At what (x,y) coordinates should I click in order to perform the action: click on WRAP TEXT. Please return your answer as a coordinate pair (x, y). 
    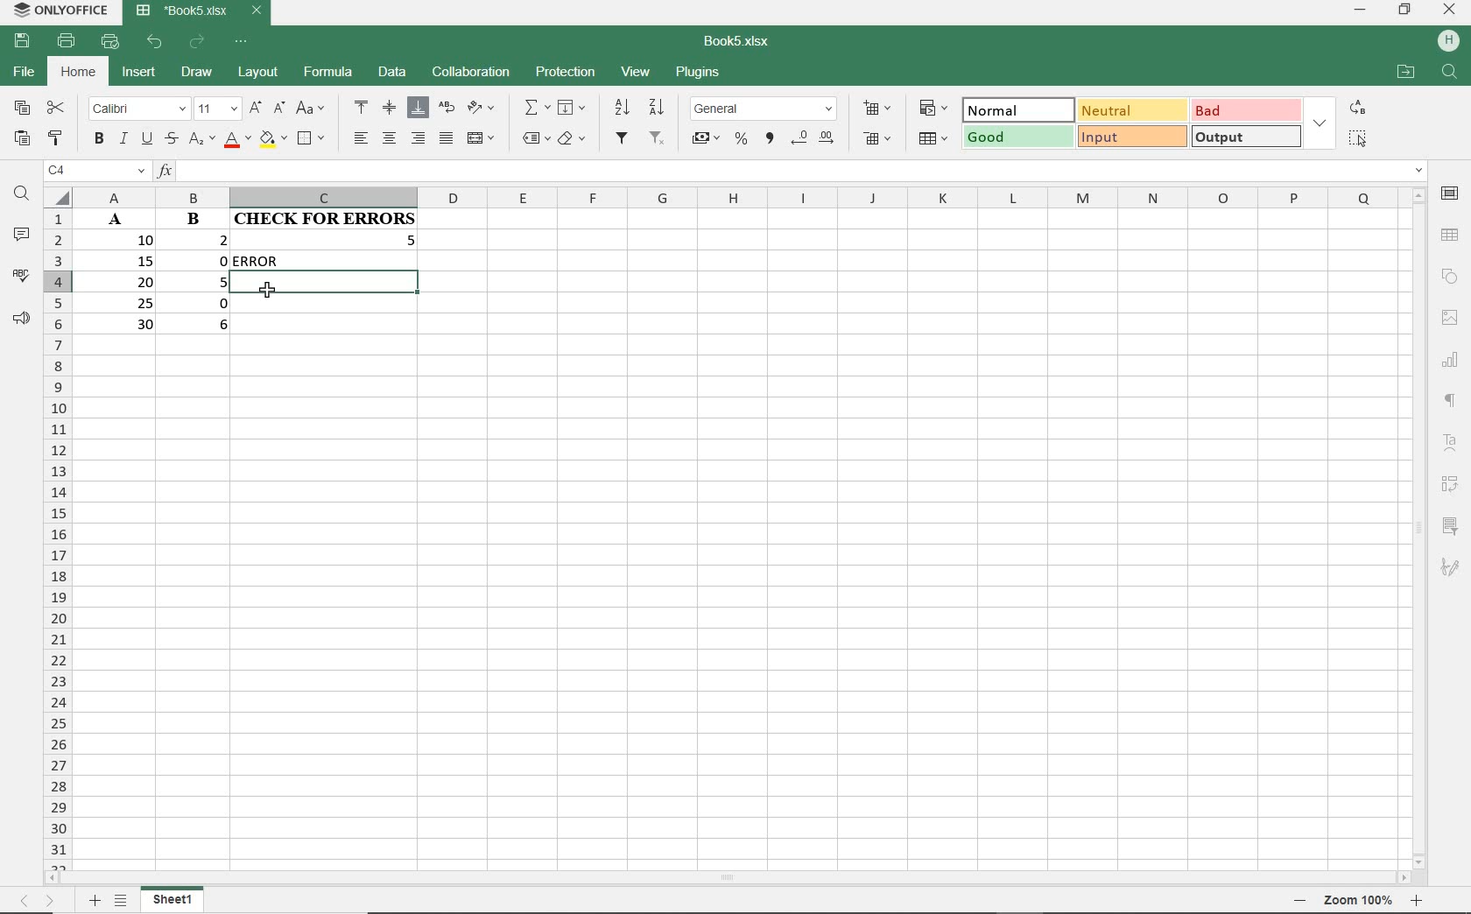
    Looking at the image, I should click on (446, 109).